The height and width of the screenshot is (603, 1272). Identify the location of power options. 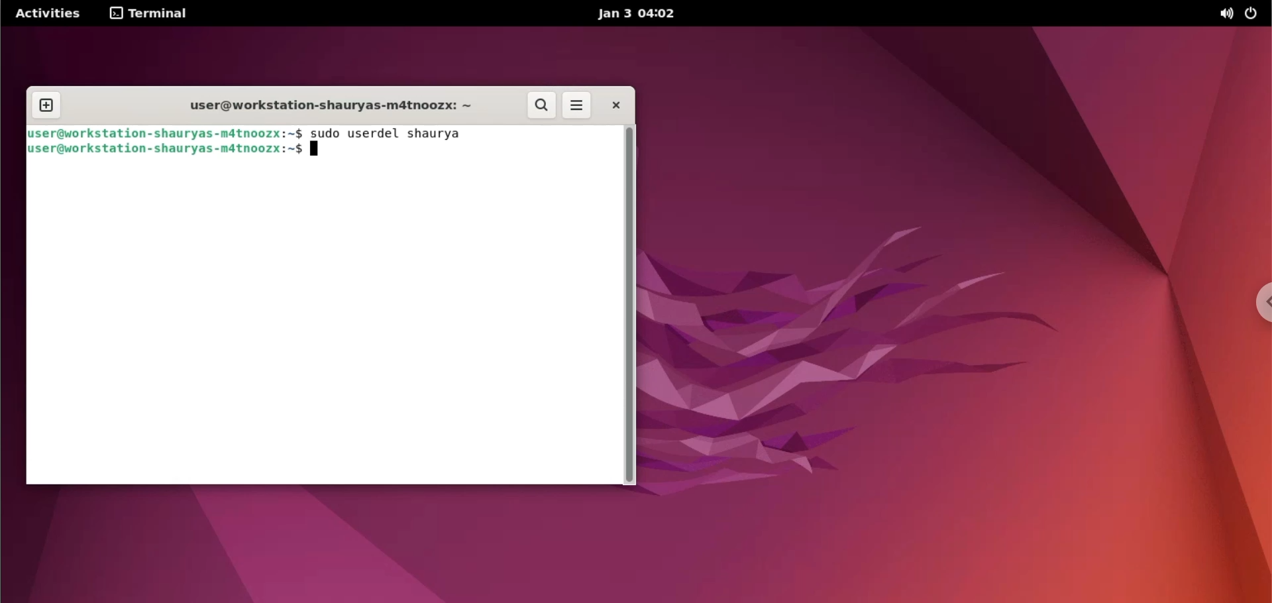
(1255, 14).